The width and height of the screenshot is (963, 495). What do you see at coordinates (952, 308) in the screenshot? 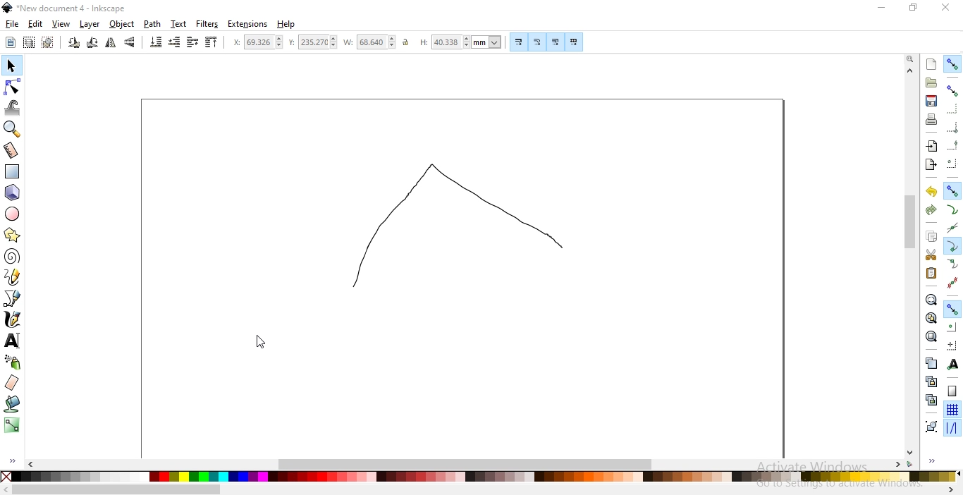
I see `snap other points` at bounding box center [952, 308].